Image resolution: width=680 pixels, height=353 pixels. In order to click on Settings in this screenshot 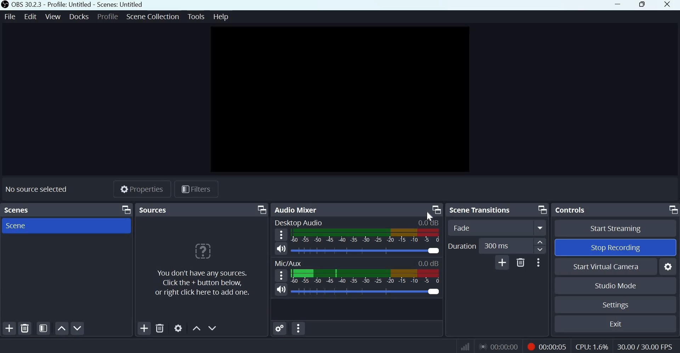, I will do `click(613, 305)`.